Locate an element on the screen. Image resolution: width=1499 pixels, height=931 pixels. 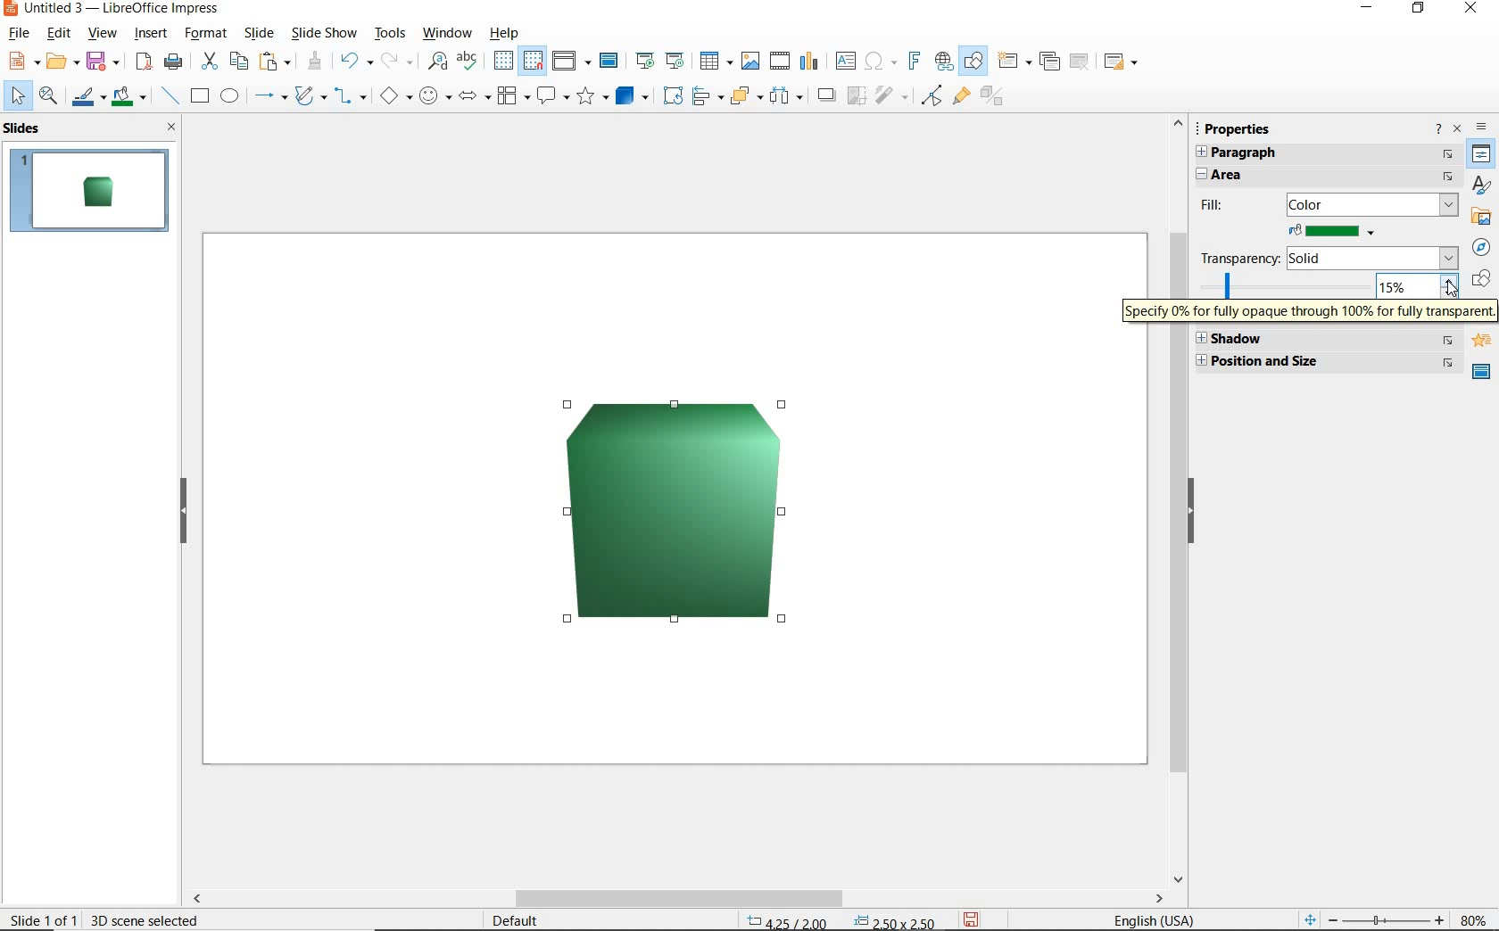
insert special characters is located at coordinates (882, 62).